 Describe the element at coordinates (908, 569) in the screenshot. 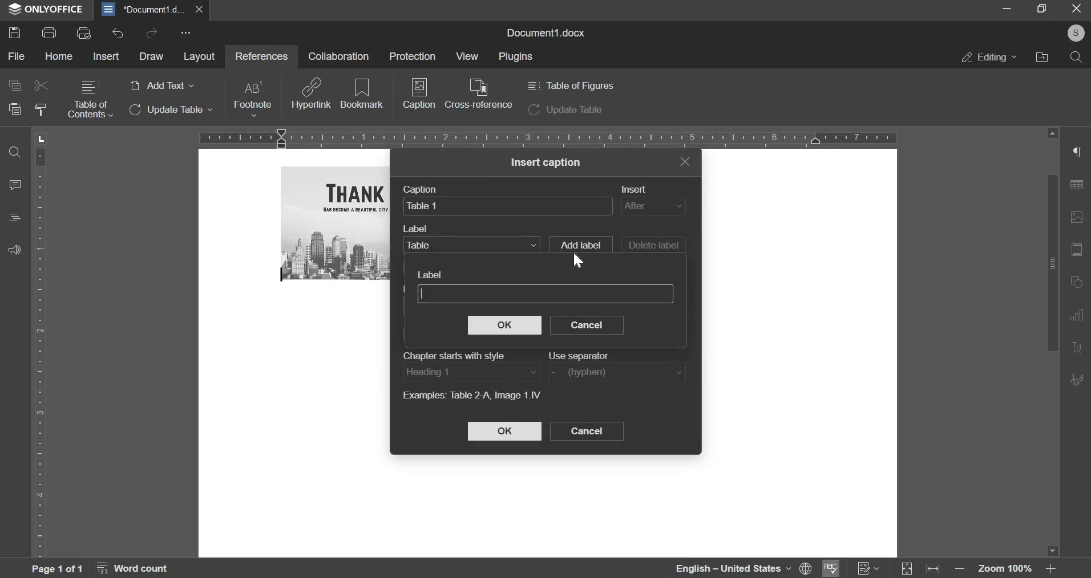

I see `Expand` at that location.